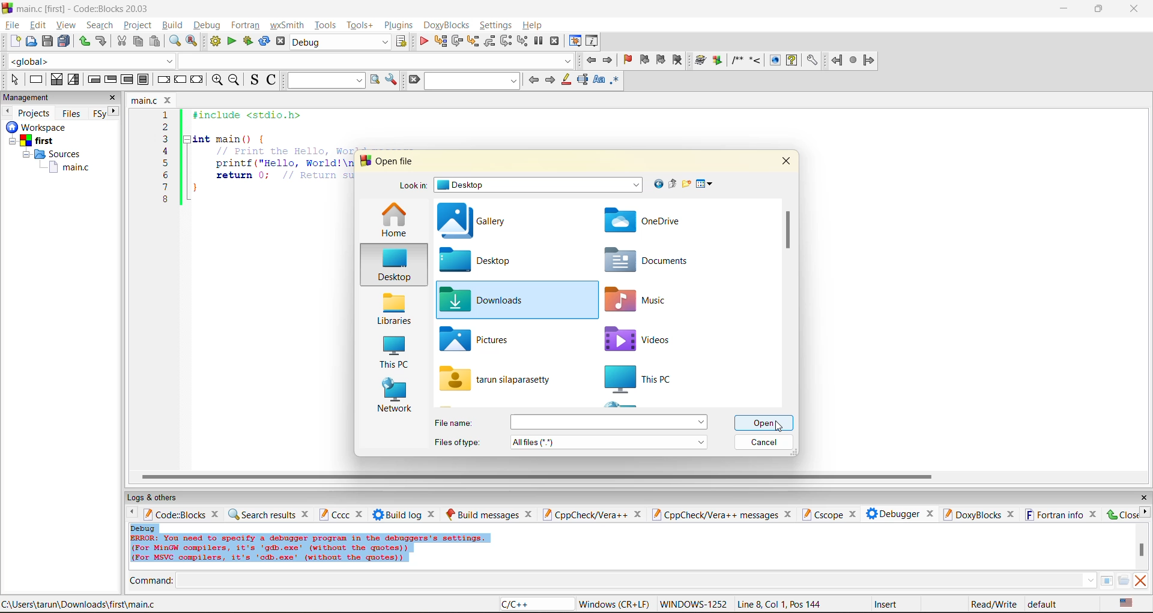  Describe the element at coordinates (413, 187) in the screenshot. I see `look in` at that location.